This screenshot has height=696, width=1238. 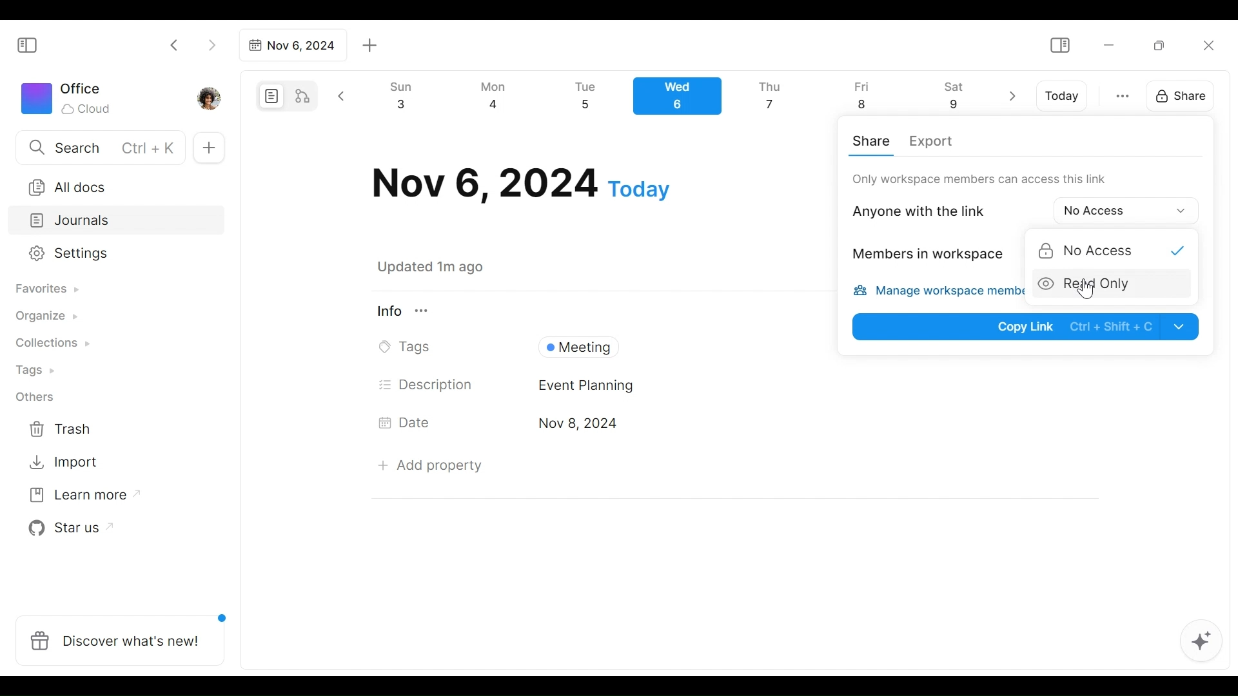 What do you see at coordinates (117, 222) in the screenshot?
I see `Journals` at bounding box center [117, 222].